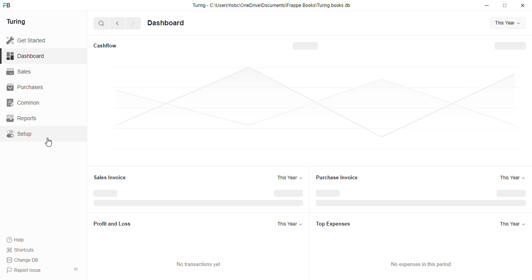 This screenshot has width=532, height=280. What do you see at coordinates (101, 23) in the screenshot?
I see `search` at bounding box center [101, 23].